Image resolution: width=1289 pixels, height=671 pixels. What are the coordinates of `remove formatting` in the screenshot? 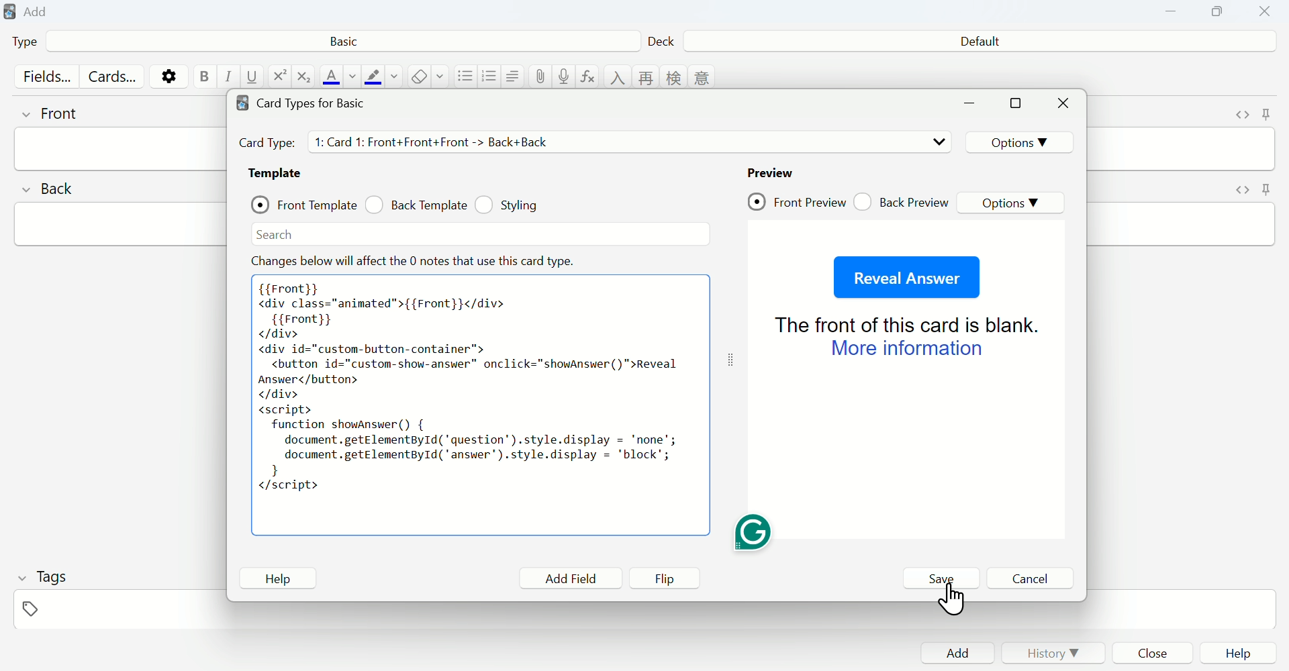 It's located at (420, 76).